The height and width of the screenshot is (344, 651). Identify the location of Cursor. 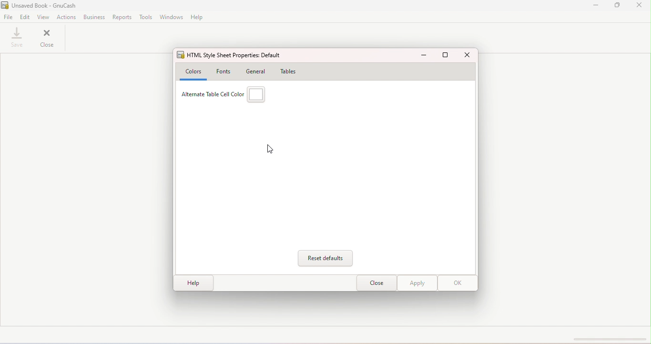
(269, 150).